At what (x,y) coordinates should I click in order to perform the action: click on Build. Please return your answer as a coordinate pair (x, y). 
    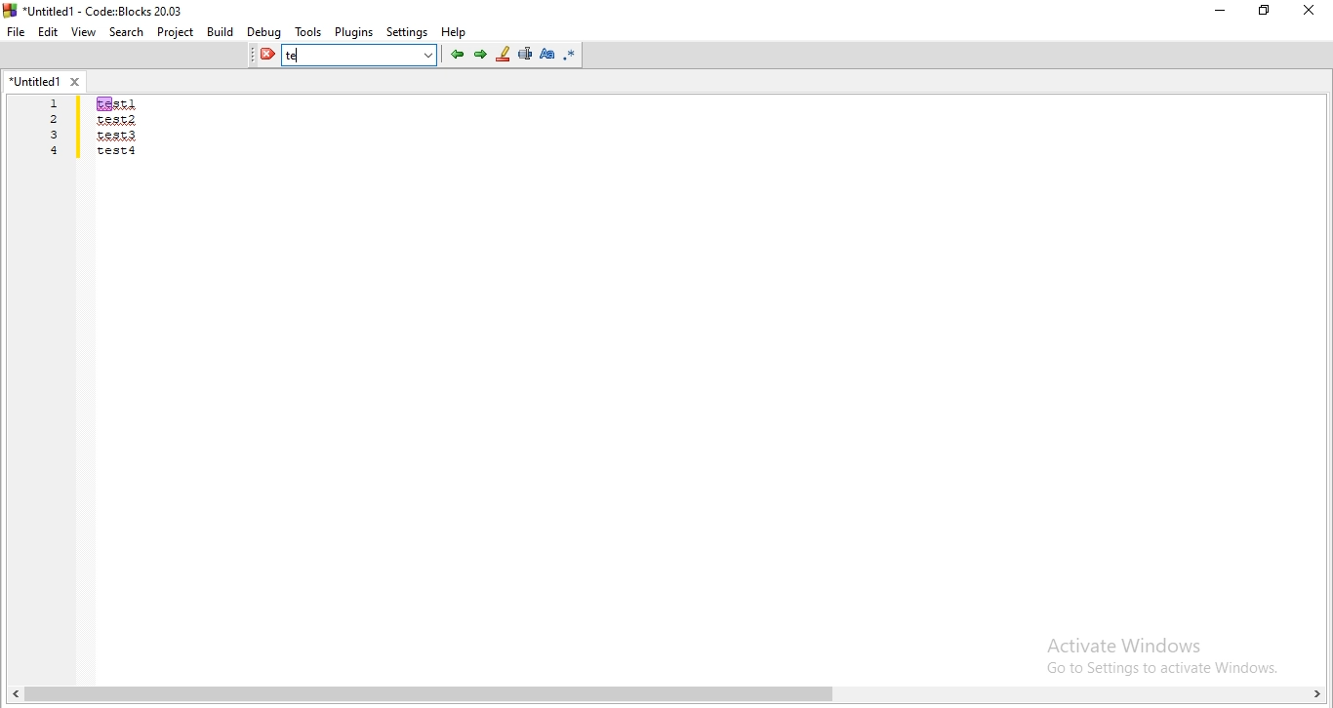
    Looking at the image, I should click on (220, 32).